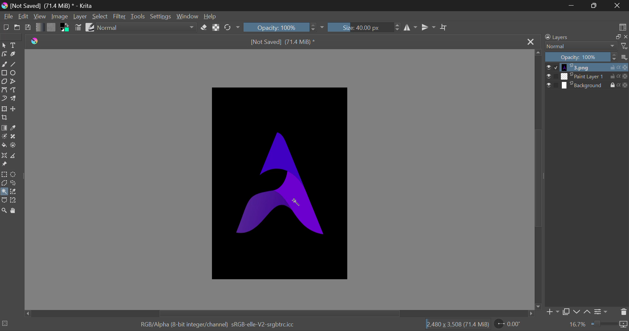 This screenshot has width=629, height=331. What do you see at coordinates (15, 210) in the screenshot?
I see `Pan` at bounding box center [15, 210].